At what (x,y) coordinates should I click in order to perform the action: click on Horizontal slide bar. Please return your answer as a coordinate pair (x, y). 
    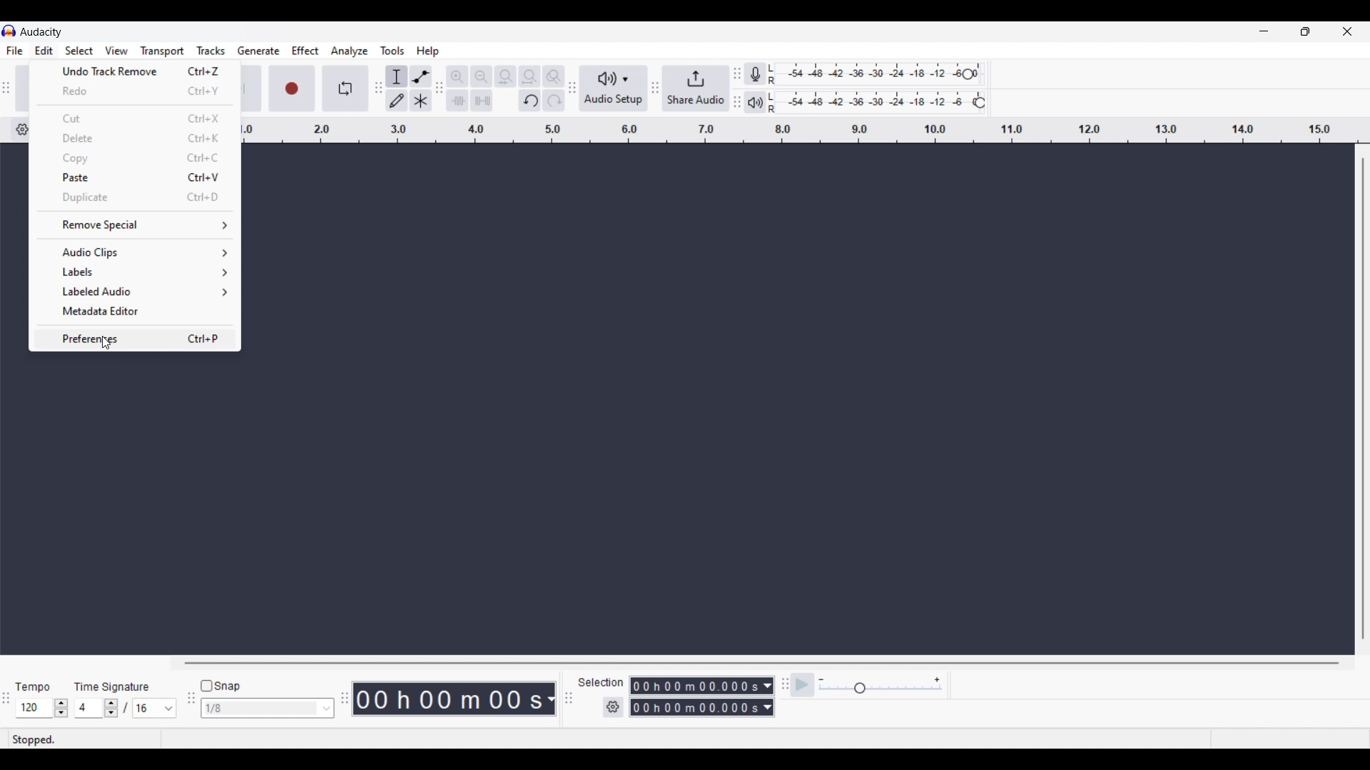
    Looking at the image, I should click on (762, 663).